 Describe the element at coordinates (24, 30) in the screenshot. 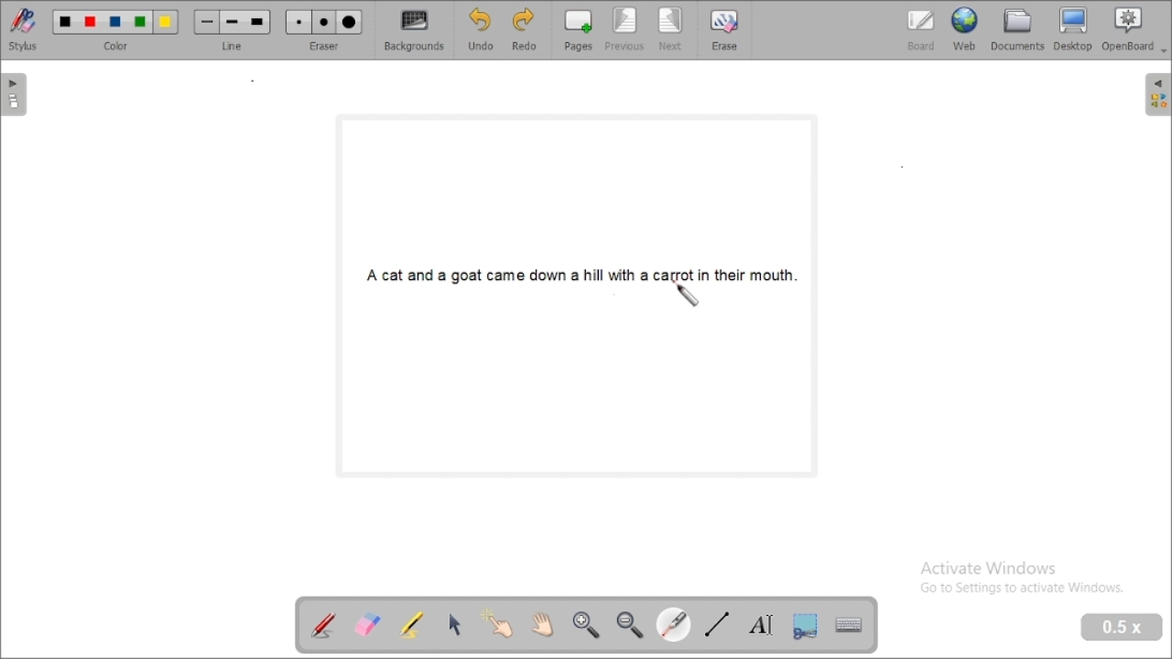

I see `stylus` at that location.